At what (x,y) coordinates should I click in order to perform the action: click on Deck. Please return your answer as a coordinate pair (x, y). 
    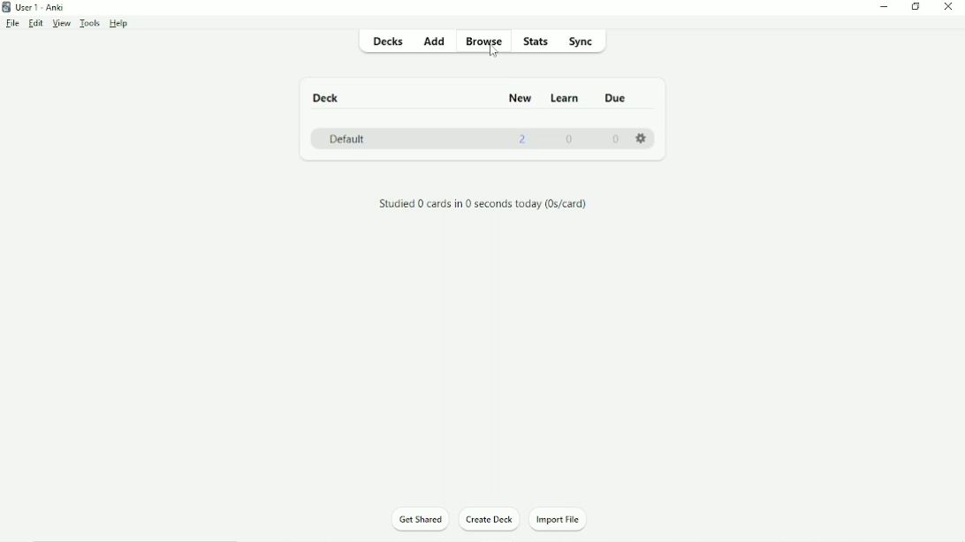
    Looking at the image, I should click on (325, 98).